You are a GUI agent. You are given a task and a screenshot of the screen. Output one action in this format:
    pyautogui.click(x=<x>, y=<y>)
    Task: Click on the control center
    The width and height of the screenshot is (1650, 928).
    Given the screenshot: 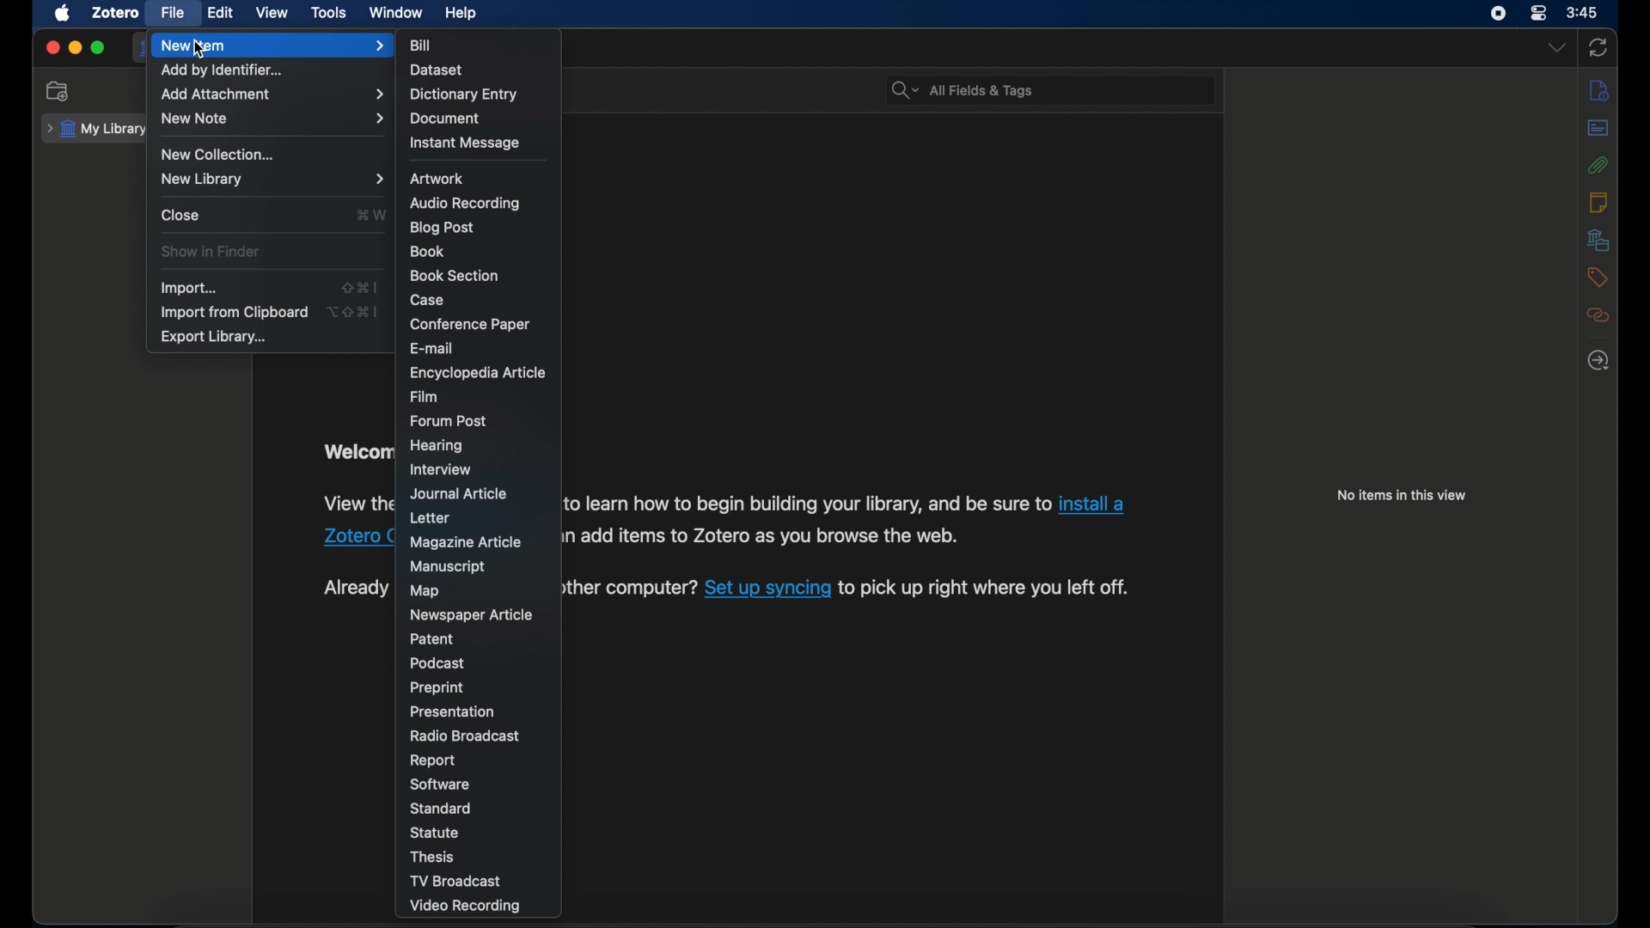 What is the action you would take?
    pyautogui.click(x=1538, y=14)
    